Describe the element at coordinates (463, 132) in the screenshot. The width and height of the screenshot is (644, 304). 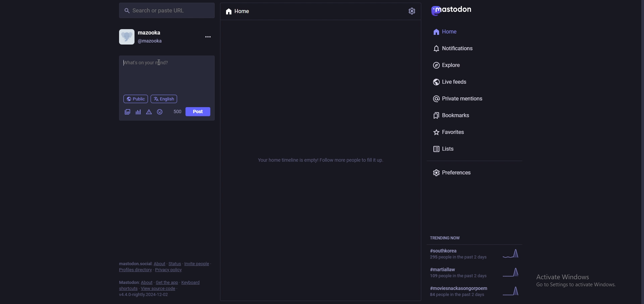
I see `favourites` at that location.